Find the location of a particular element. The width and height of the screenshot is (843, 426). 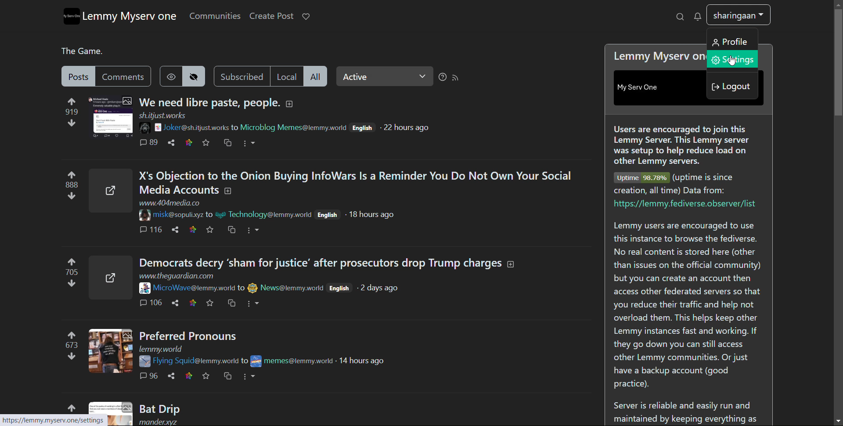

upvotes is located at coordinates (73, 261).